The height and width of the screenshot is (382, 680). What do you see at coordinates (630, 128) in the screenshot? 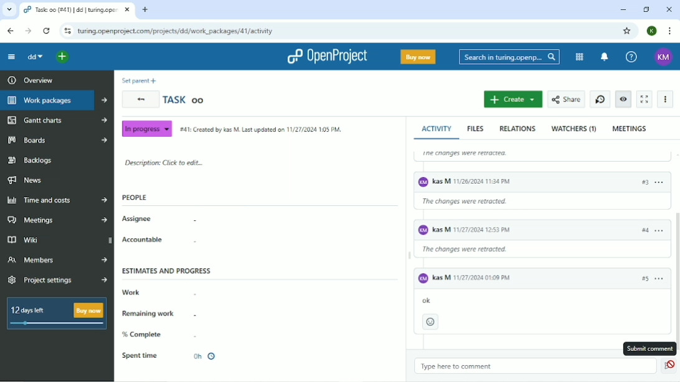
I see `Meetings` at bounding box center [630, 128].